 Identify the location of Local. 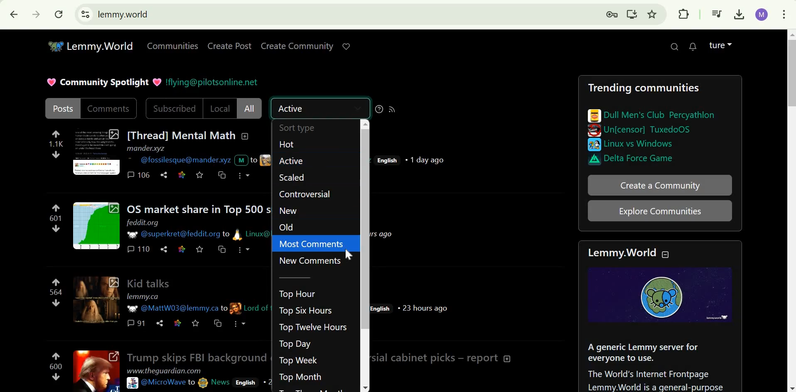
(219, 108).